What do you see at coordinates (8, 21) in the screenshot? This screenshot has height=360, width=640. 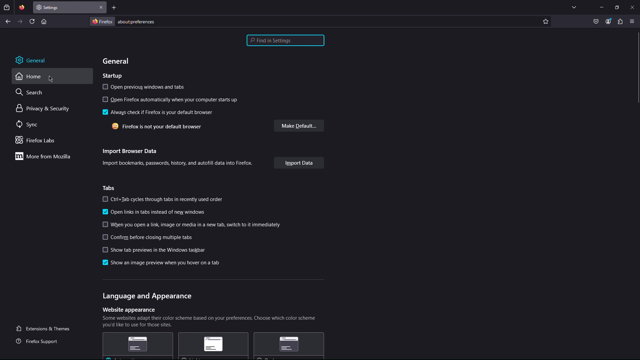 I see `Back` at bounding box center [8, 21].